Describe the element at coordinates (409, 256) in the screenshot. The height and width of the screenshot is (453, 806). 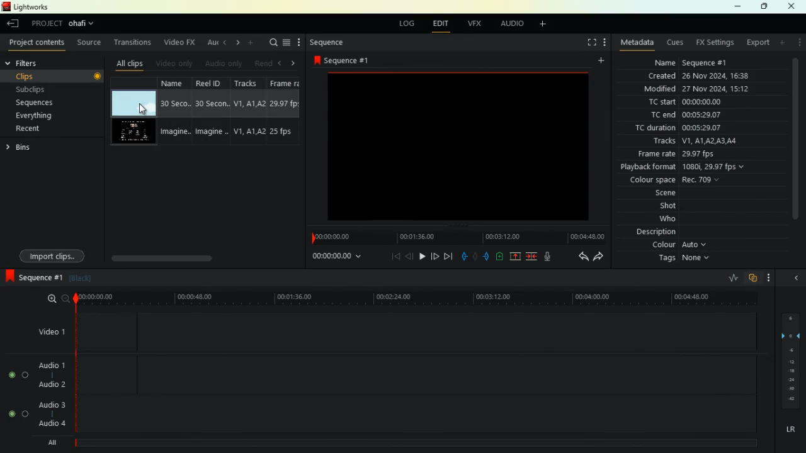
I see `back` at that location.